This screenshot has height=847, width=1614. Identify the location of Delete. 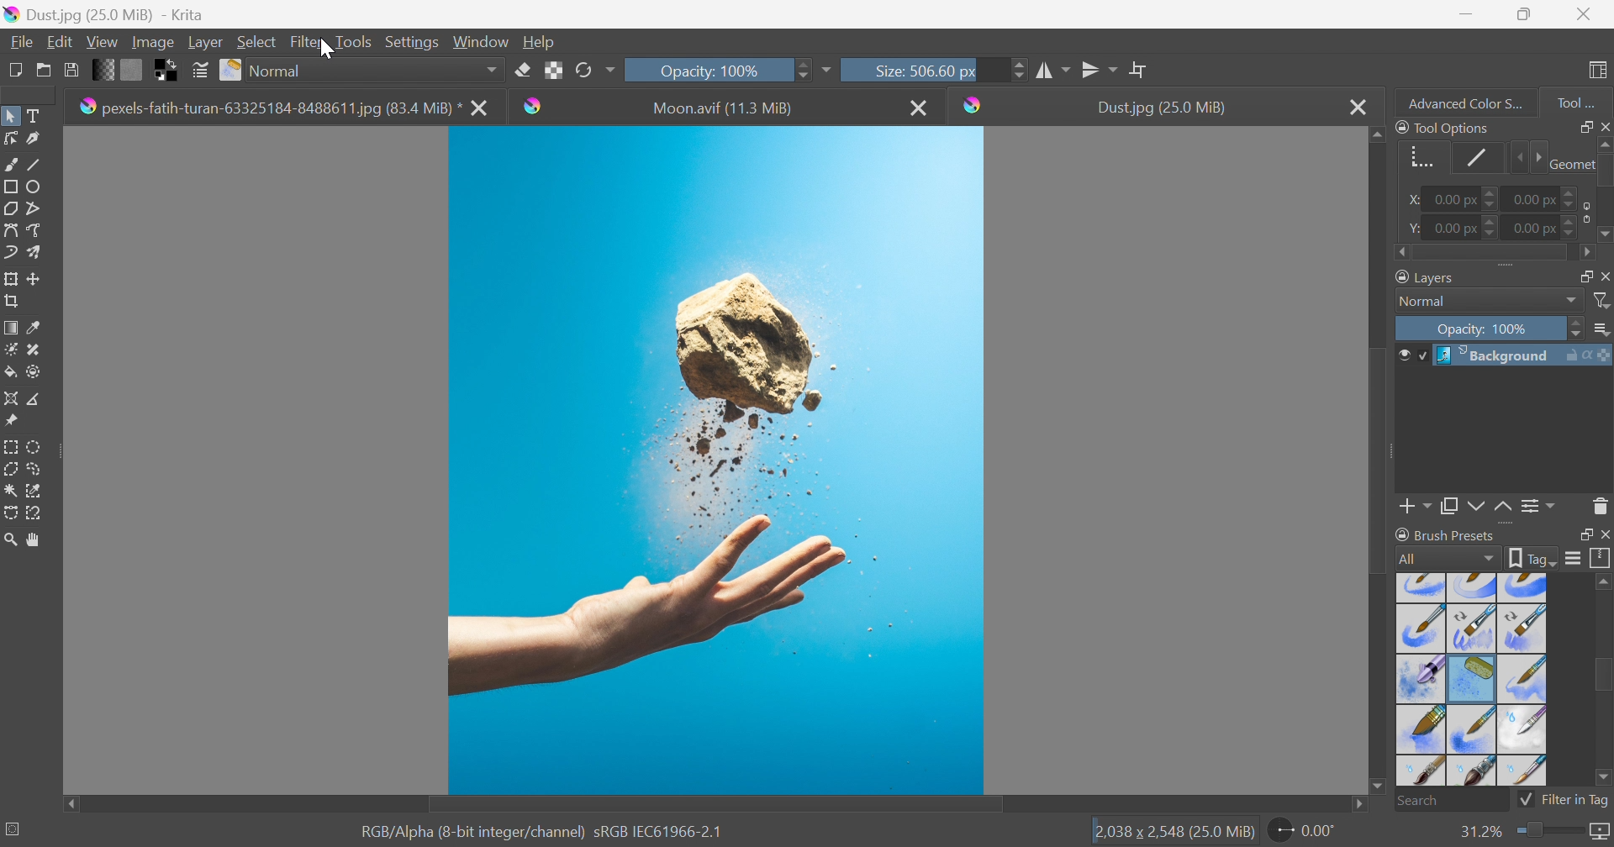
(1601, 505).